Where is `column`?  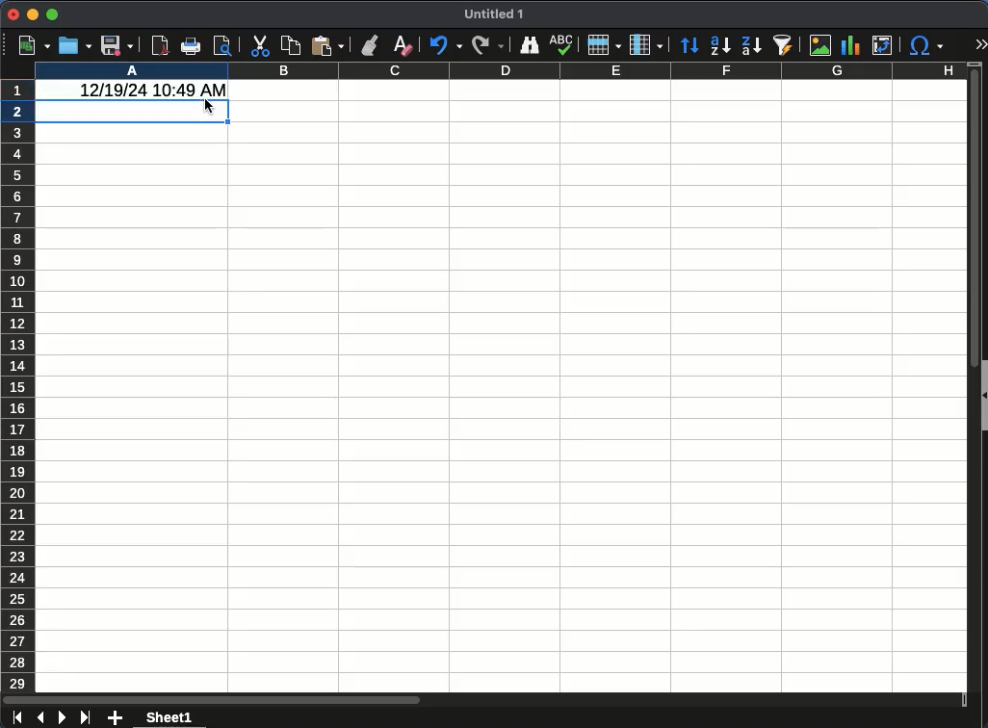 column is located at coordinates (646, 44).